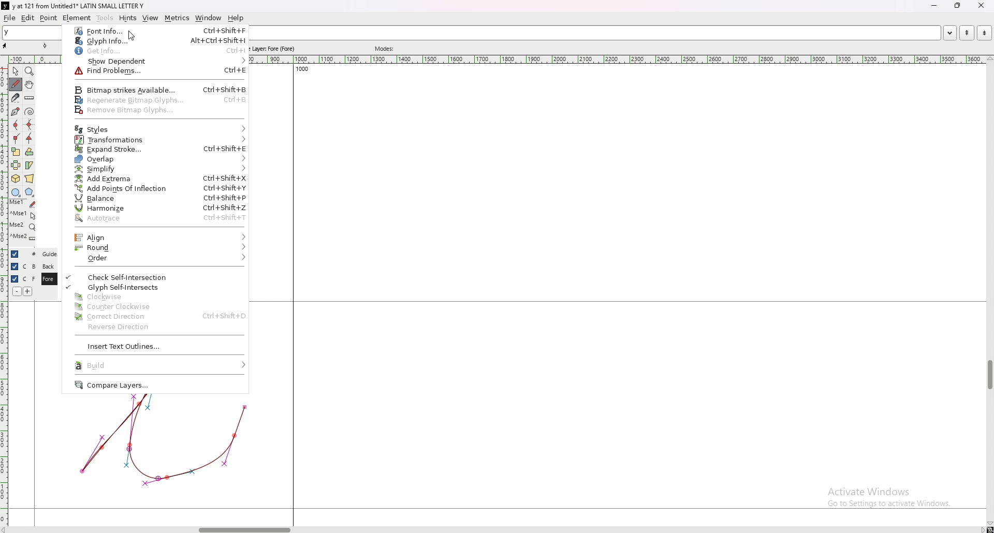  I want to click on tools, so click(105, 18).